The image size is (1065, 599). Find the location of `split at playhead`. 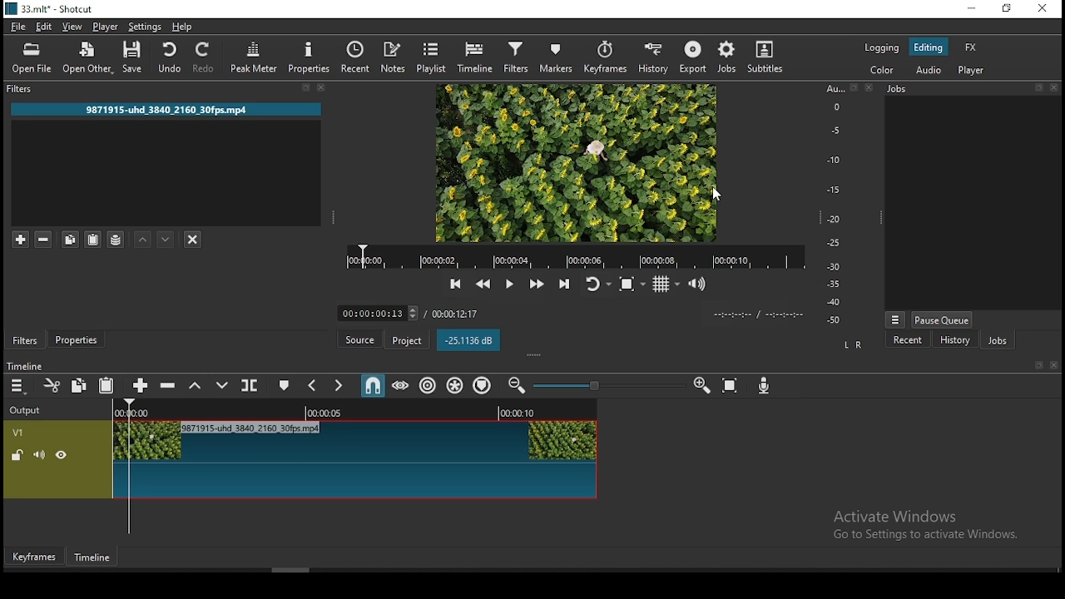

split at playhead is located at coordinates (251, 385).